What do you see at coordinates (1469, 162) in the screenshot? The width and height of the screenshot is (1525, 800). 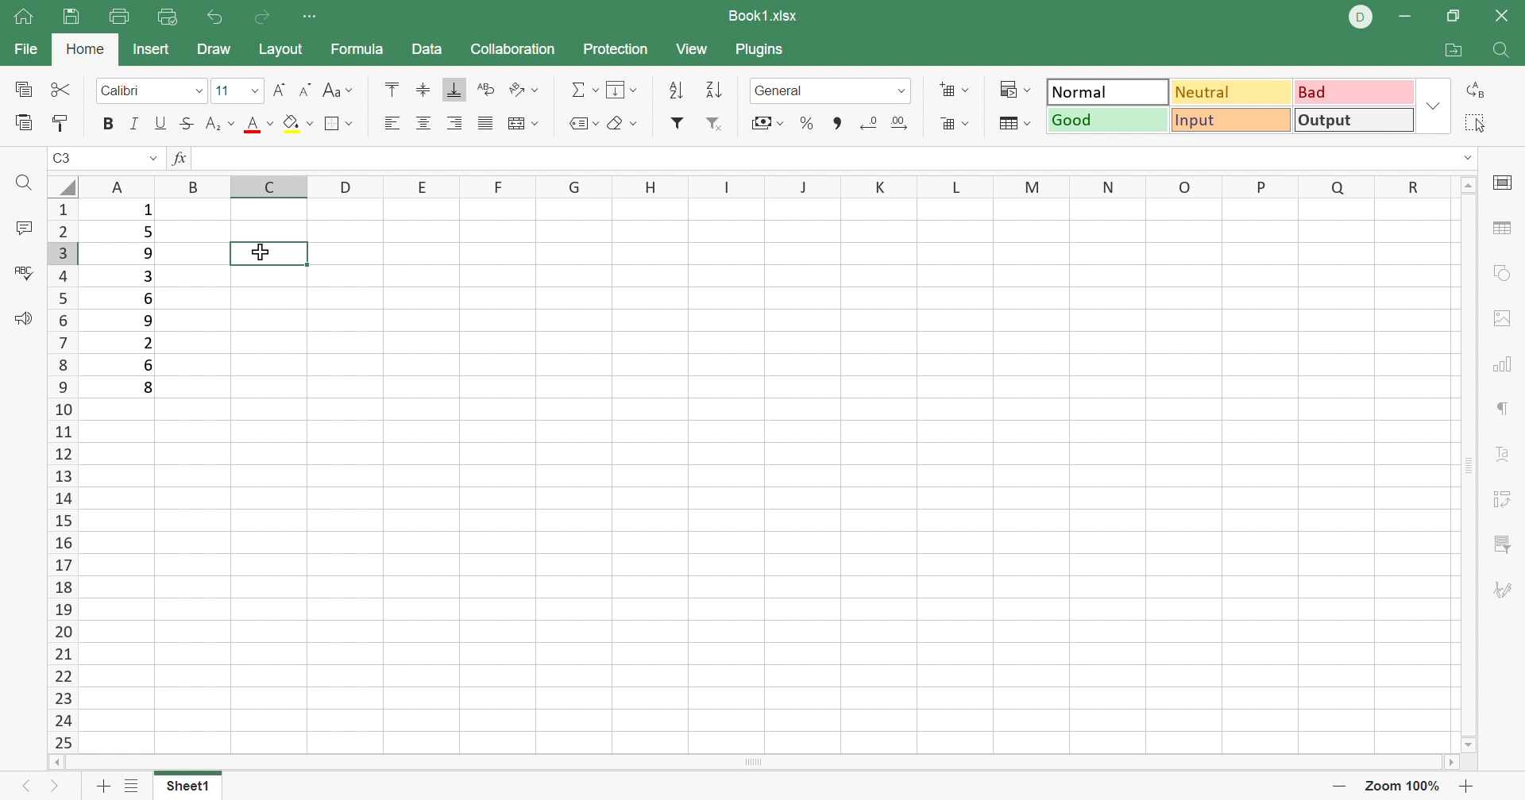 I see `Drop Down` at bounding box center [1469, 162].